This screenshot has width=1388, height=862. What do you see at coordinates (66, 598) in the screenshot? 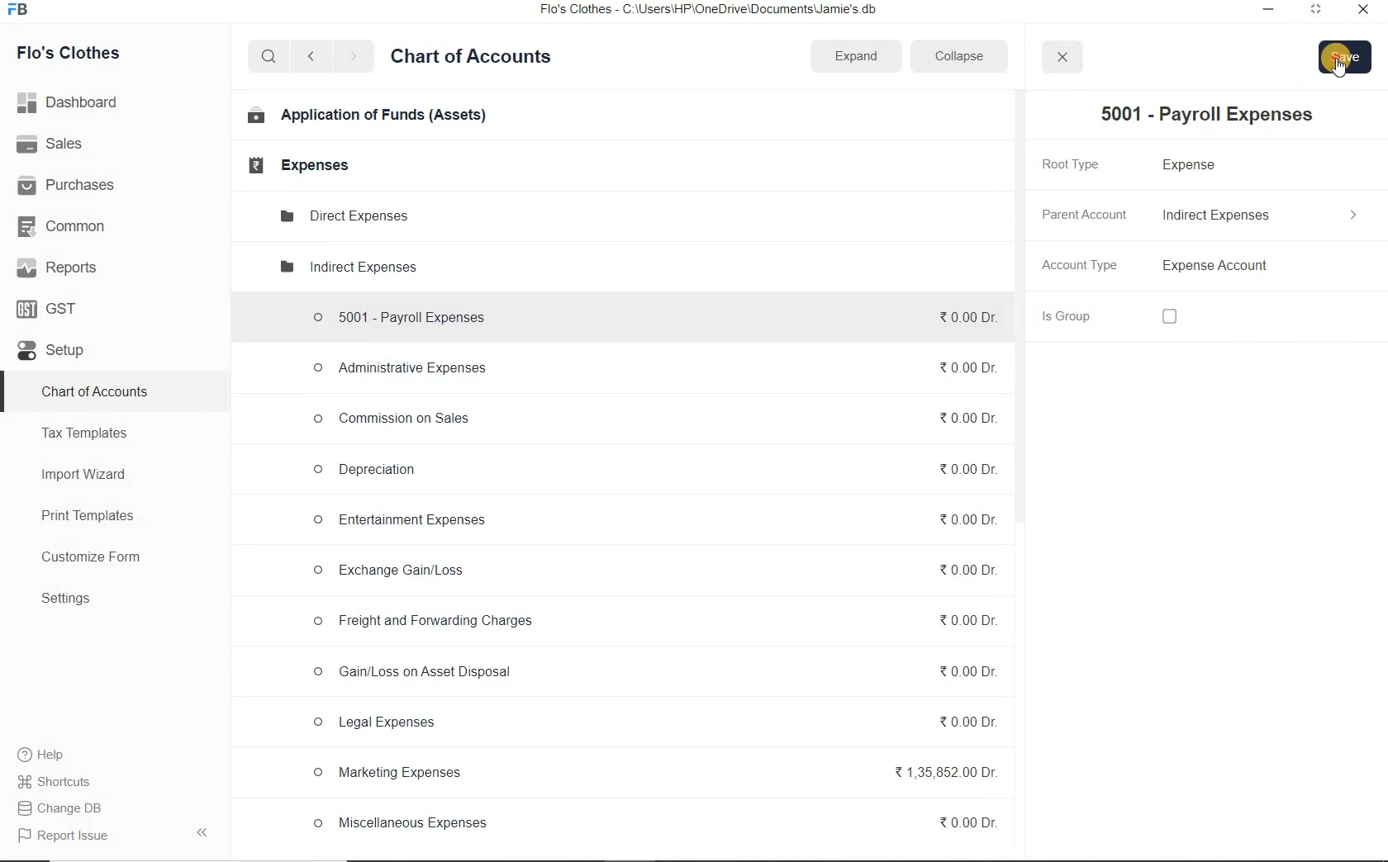
I see `Settings` at bounding box center [66, 598].